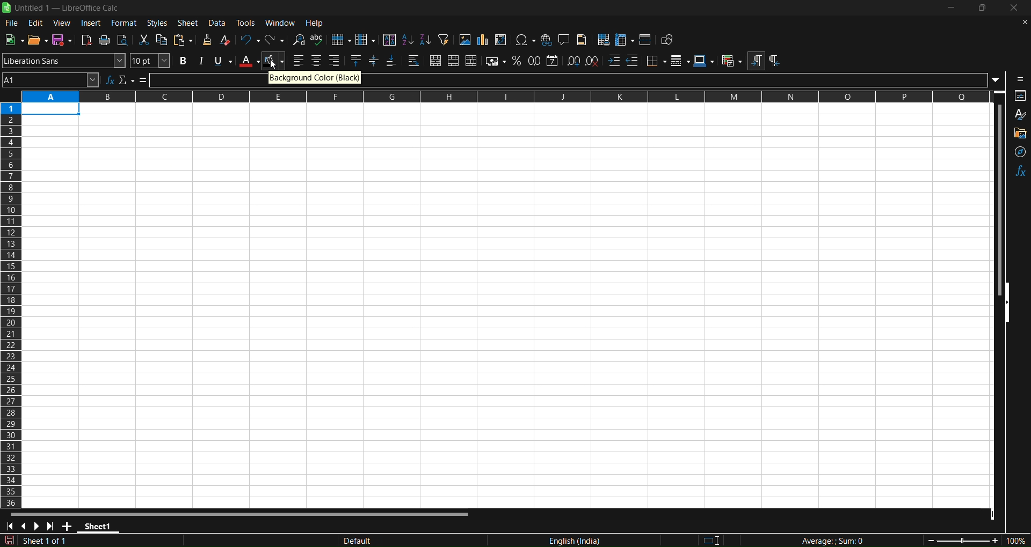  Describe the element at coordinates (1021, 23) in the screenshot. I see `close document` at that location.